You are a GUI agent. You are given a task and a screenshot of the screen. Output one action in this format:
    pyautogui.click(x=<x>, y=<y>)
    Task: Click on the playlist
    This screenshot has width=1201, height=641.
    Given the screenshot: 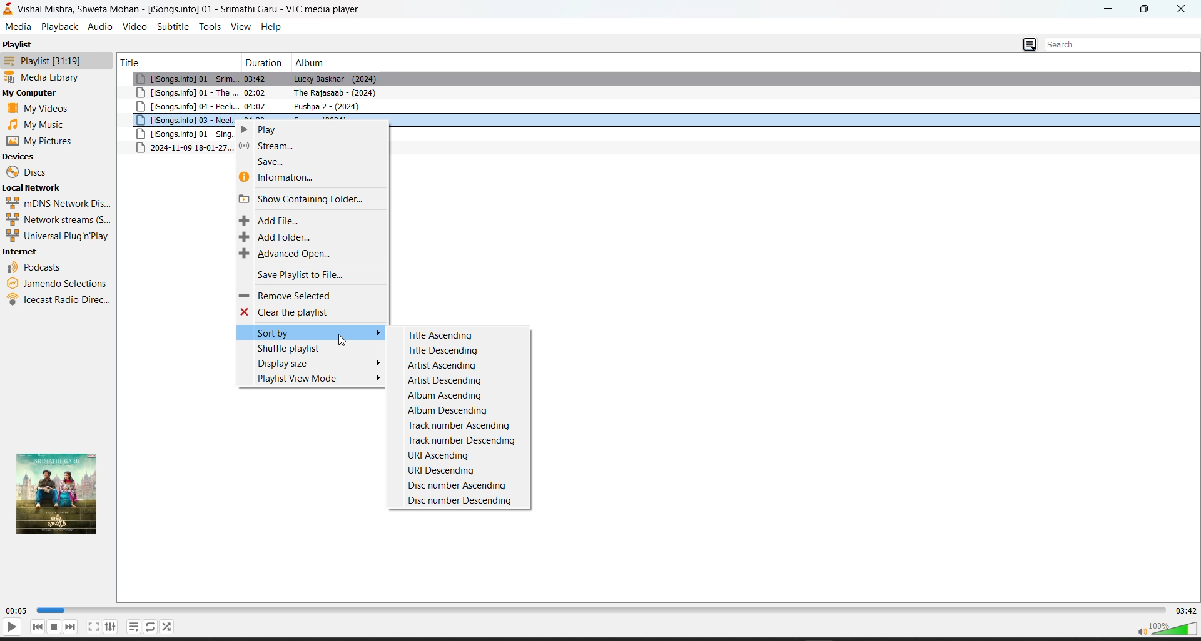 What is the action you would take?
    pyautogui.click(x=41, y=59)
    